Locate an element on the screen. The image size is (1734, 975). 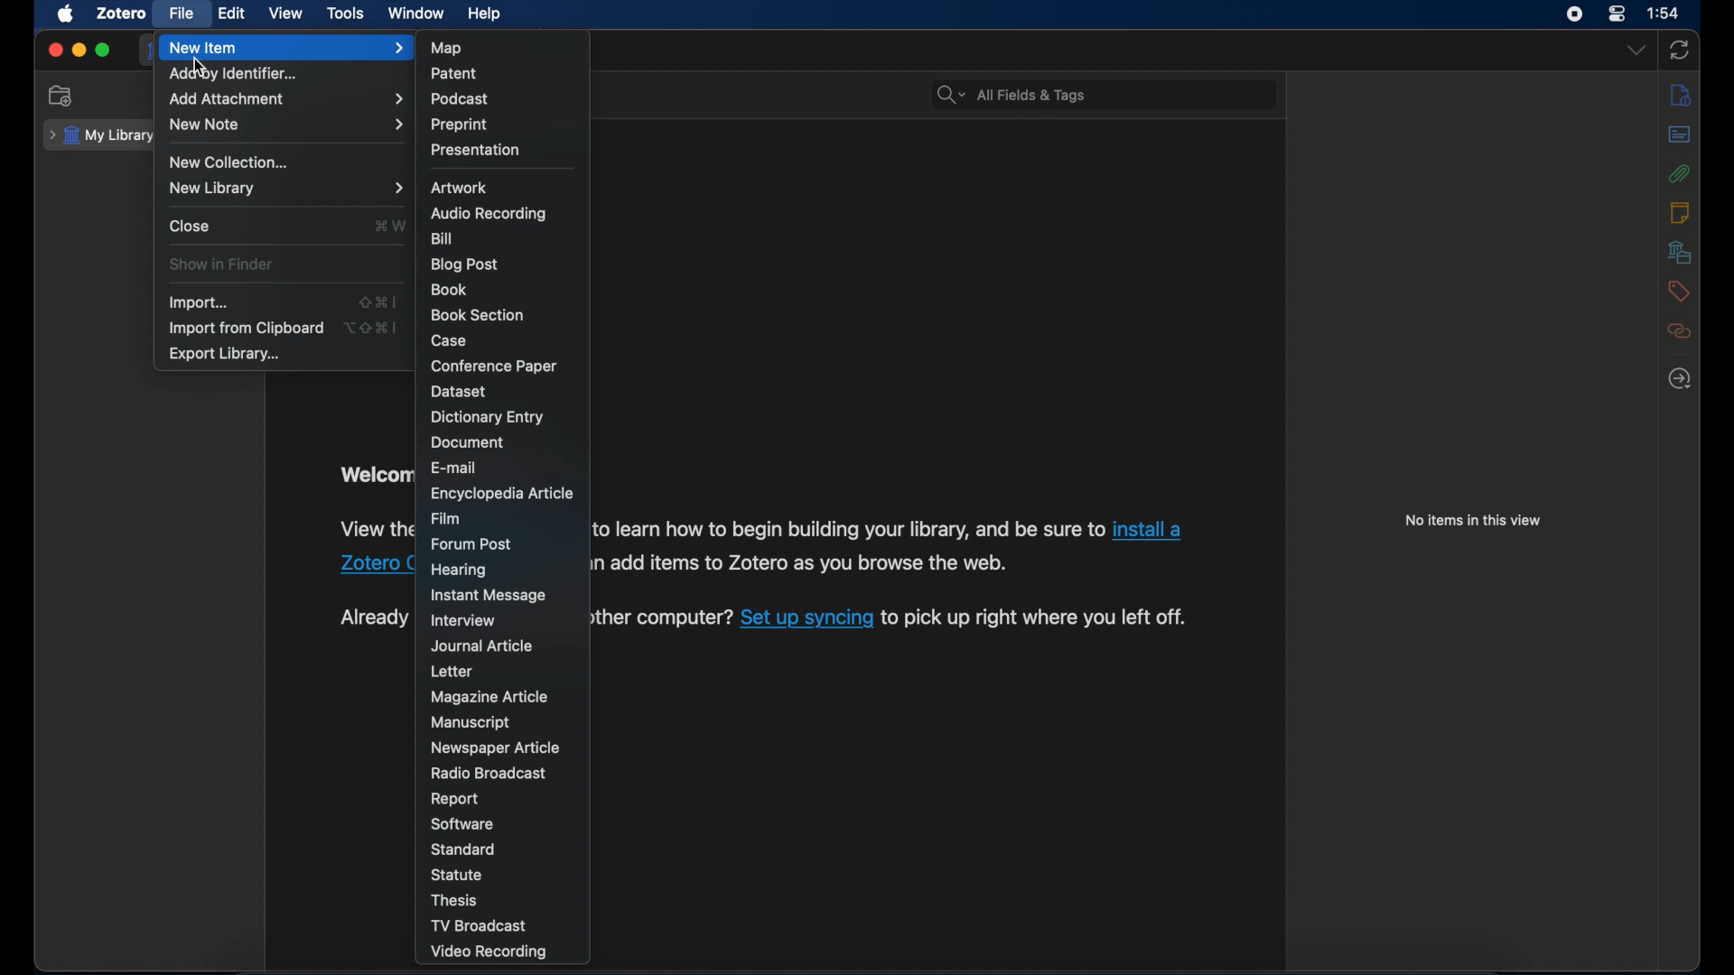
cursor is located at coordinates (199, 66).